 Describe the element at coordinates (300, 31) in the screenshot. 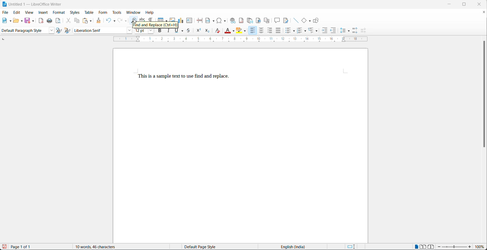

I see `toggle ordered list` at that location.